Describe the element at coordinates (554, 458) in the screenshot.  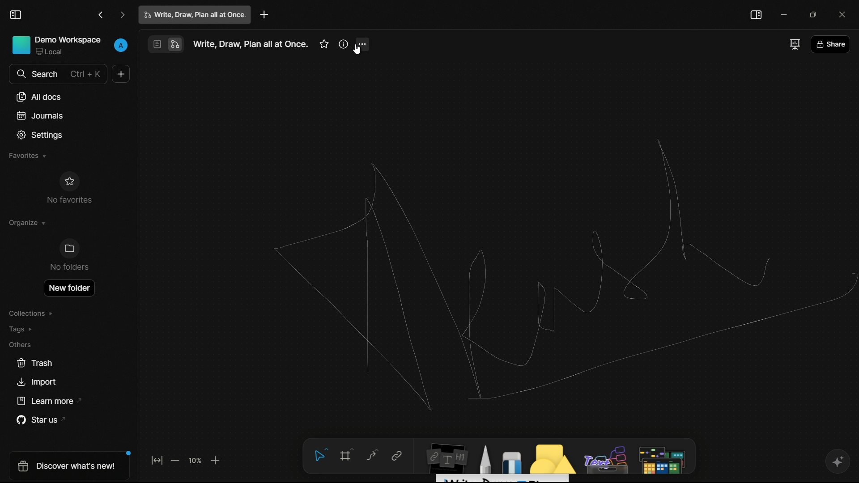
I see `shapes` at that location.